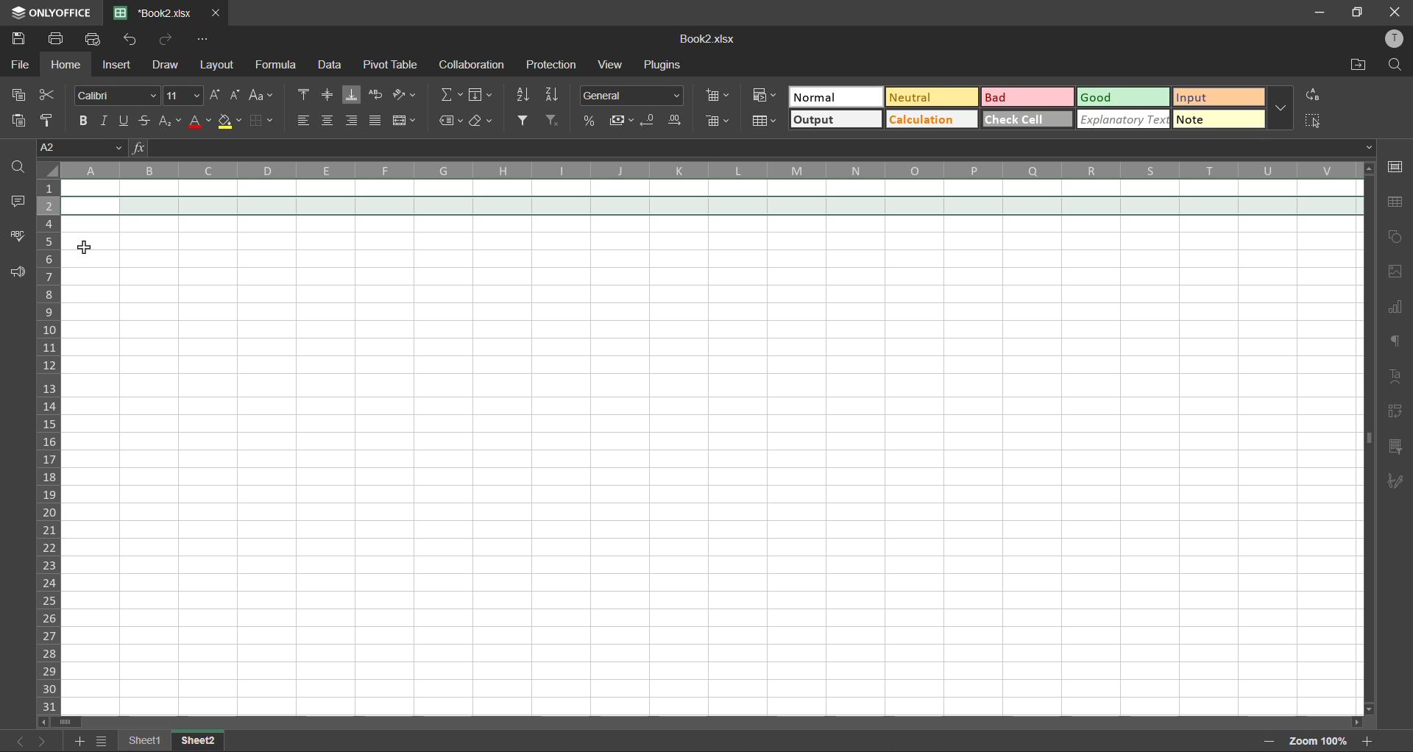 The width and height of the screenshot is (1413, 752). I want to click on data, so click(330, 65).